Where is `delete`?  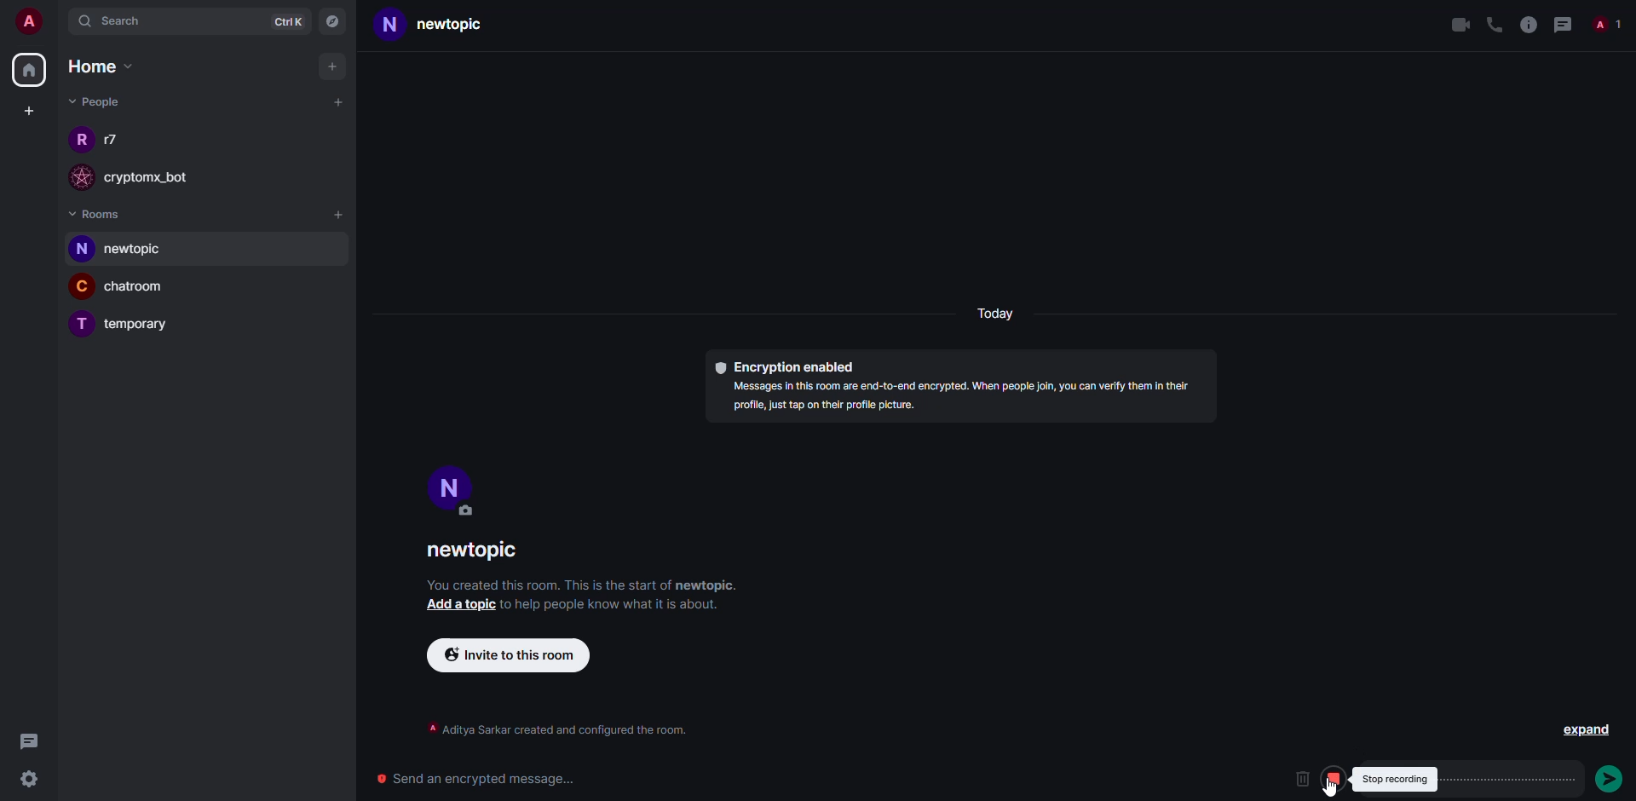 delete is located at coordinates (1301, 778).